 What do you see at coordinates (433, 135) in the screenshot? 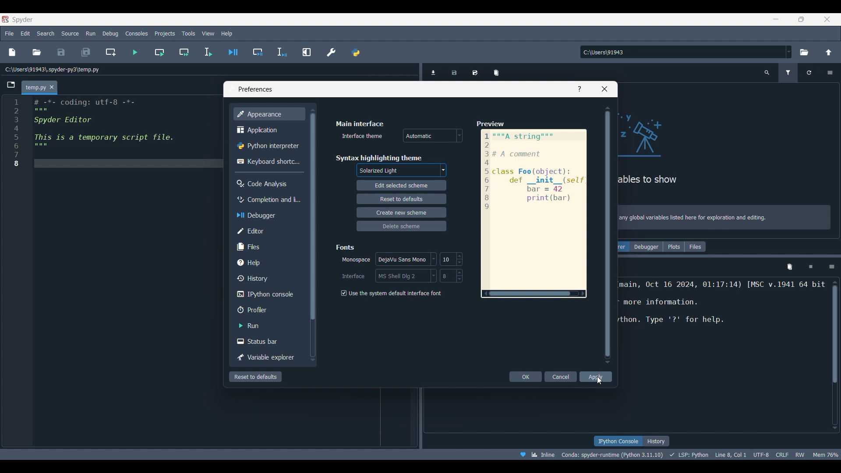
I see `Interface theme options` at bounding box center [433, 135].